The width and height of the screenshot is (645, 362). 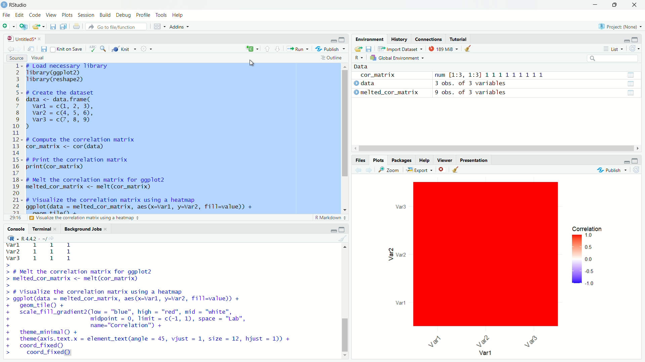 I want to click on go previous, so click(x=10, y=48).